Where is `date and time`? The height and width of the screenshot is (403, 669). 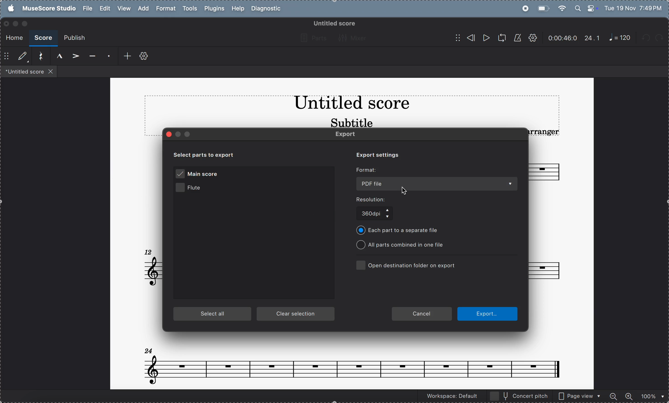 date and time is located at coordinates (634, 8).